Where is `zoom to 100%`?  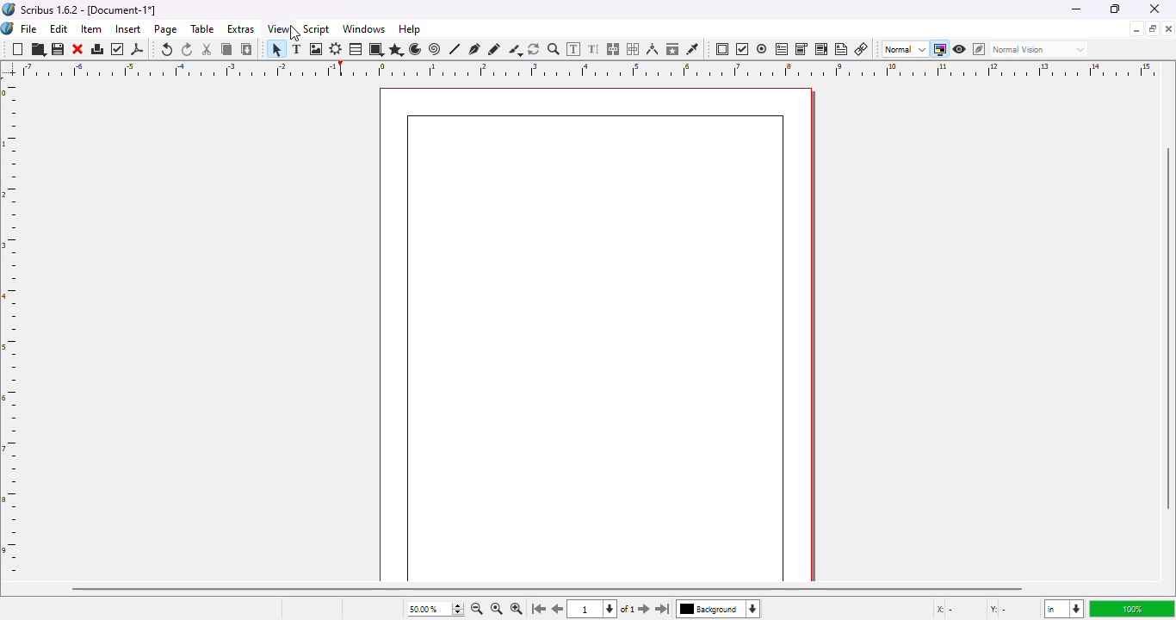
zoom to 100% is located at coordinates (495, 610).